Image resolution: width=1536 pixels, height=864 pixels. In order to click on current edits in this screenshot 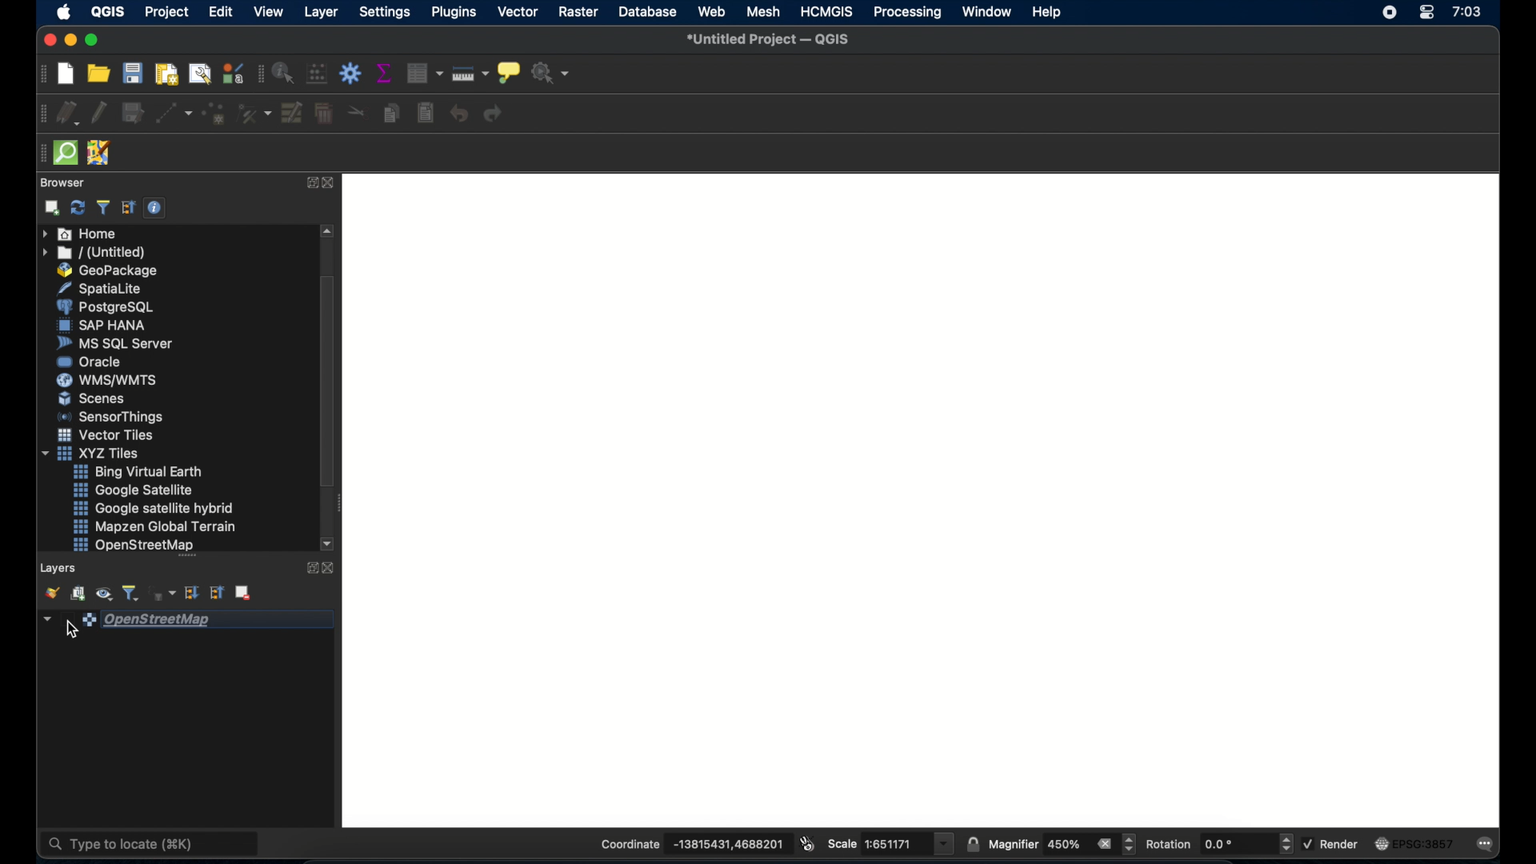, I will do `click(67, 114)`.